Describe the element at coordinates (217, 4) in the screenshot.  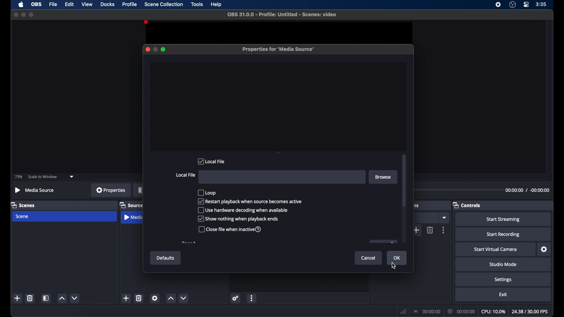
I see `help` at that location.